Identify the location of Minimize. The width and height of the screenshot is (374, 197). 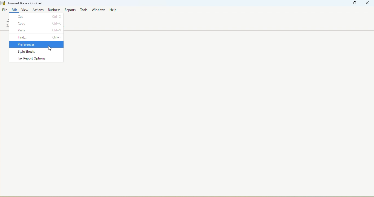
(343, 4).